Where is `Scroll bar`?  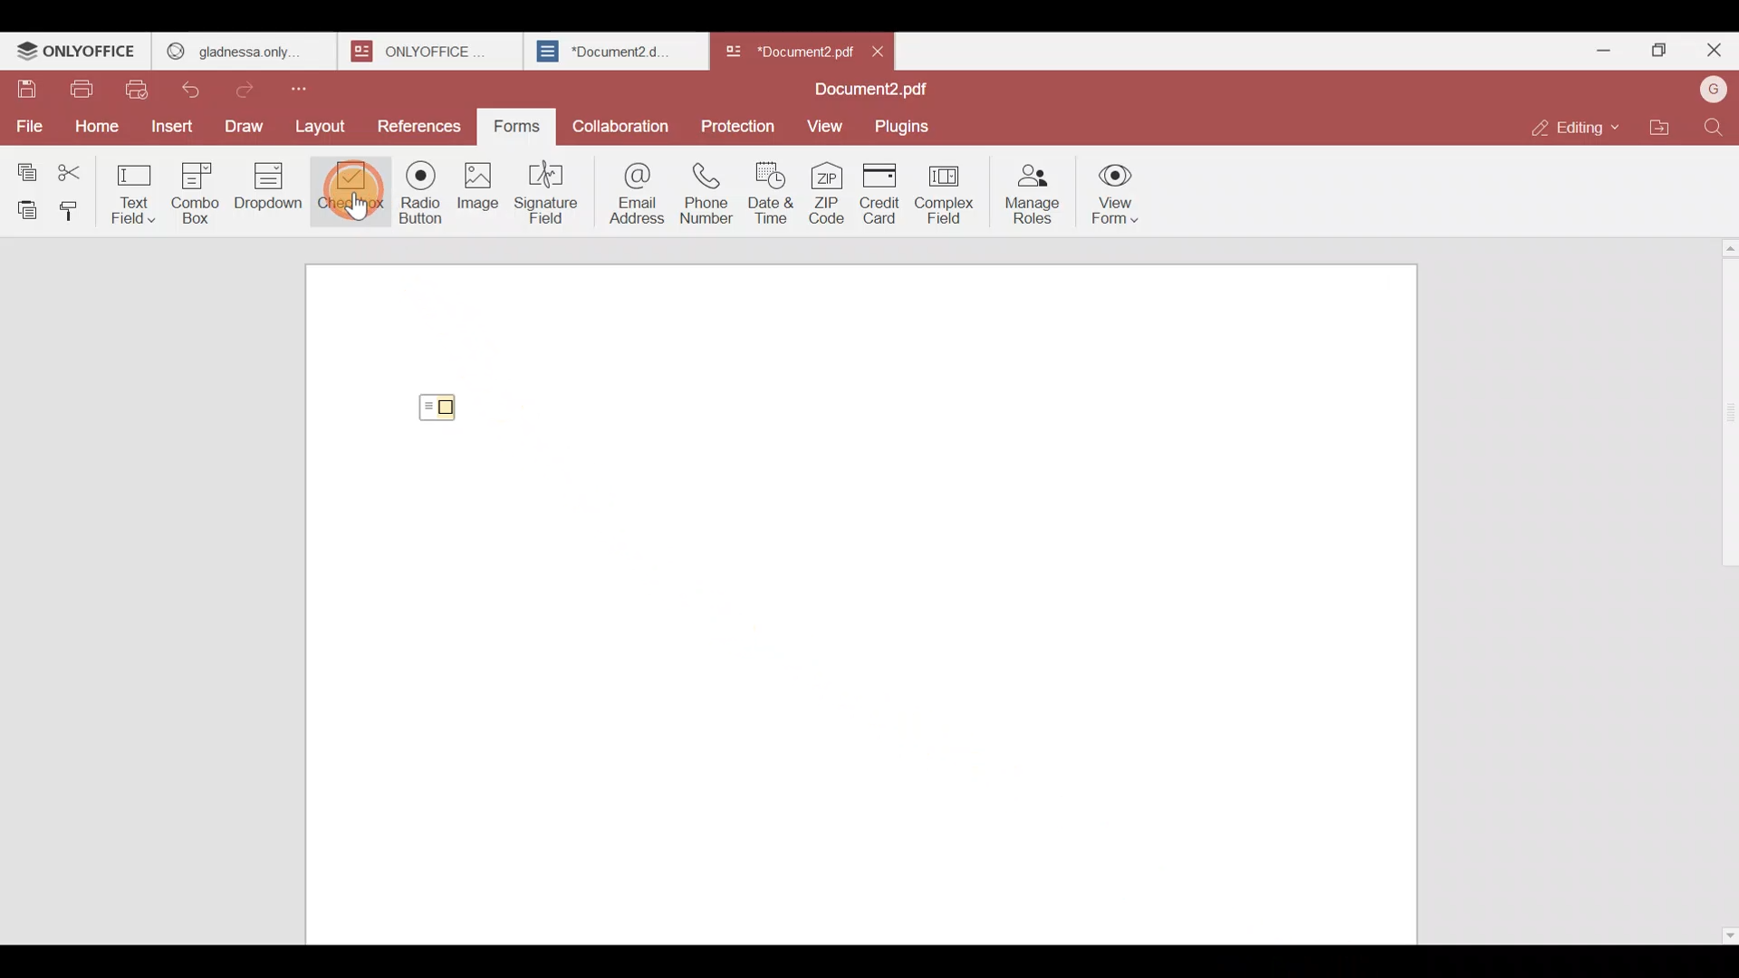
Scroll bar is located at coordinates (1724, 587).